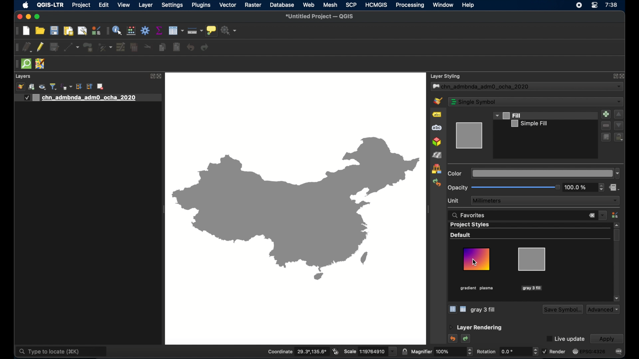 This screenshot has height=359, width=639. I want to click on lock scale, so click(404, 352).